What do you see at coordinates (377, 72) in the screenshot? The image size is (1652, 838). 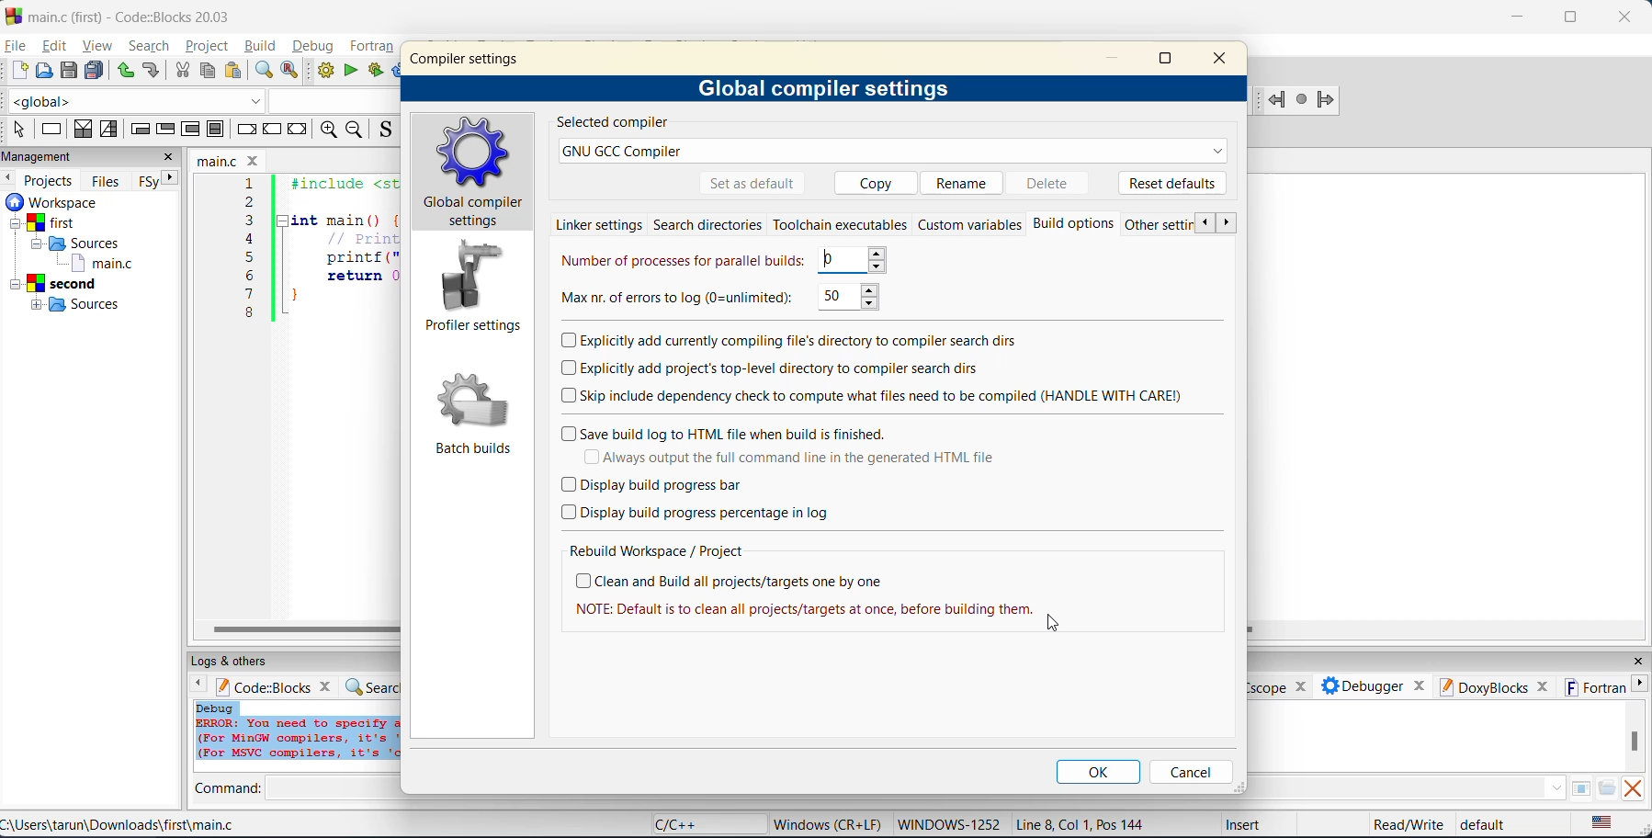 I see `build and run` at bounding box center [377, 72].